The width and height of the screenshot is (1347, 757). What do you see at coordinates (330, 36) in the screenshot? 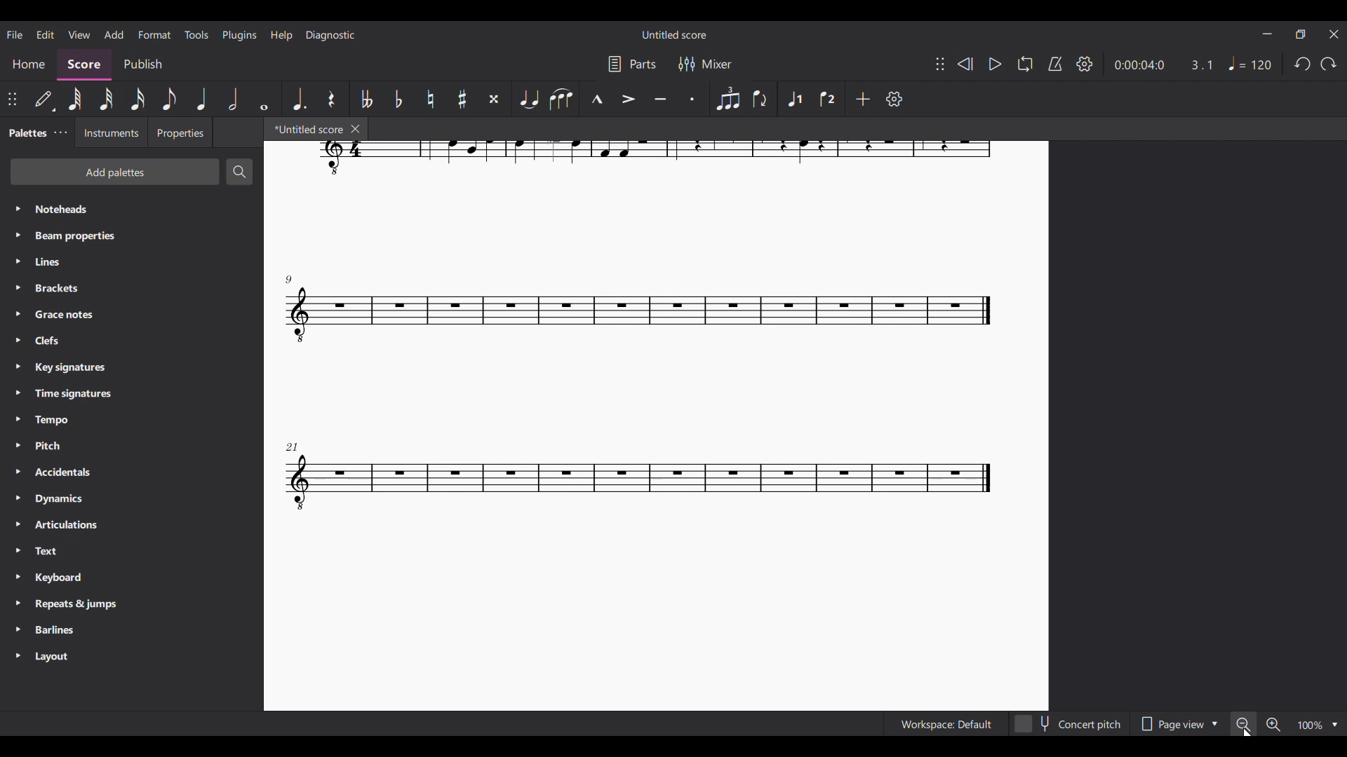
I see `Diagnostic menu` at bounding box center [330, 36].